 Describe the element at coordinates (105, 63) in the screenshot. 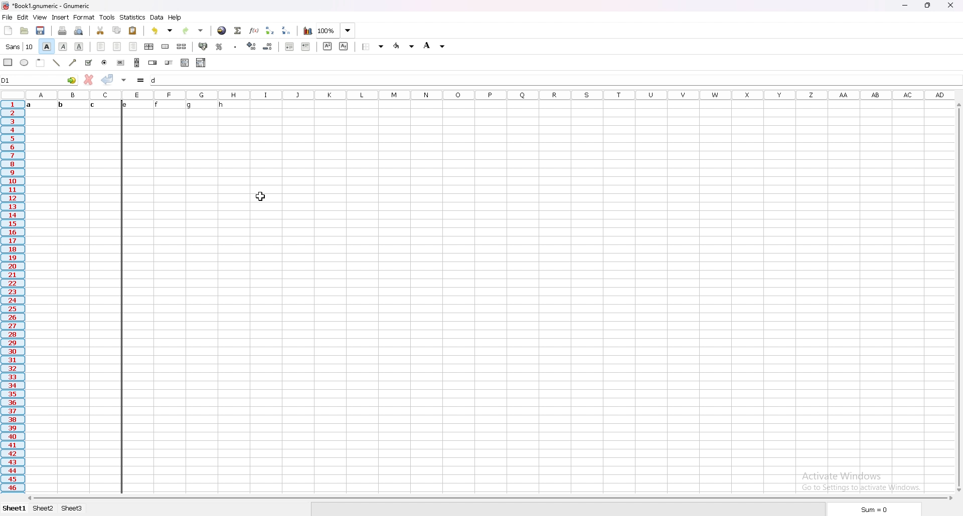

I see `radio button` at that location.